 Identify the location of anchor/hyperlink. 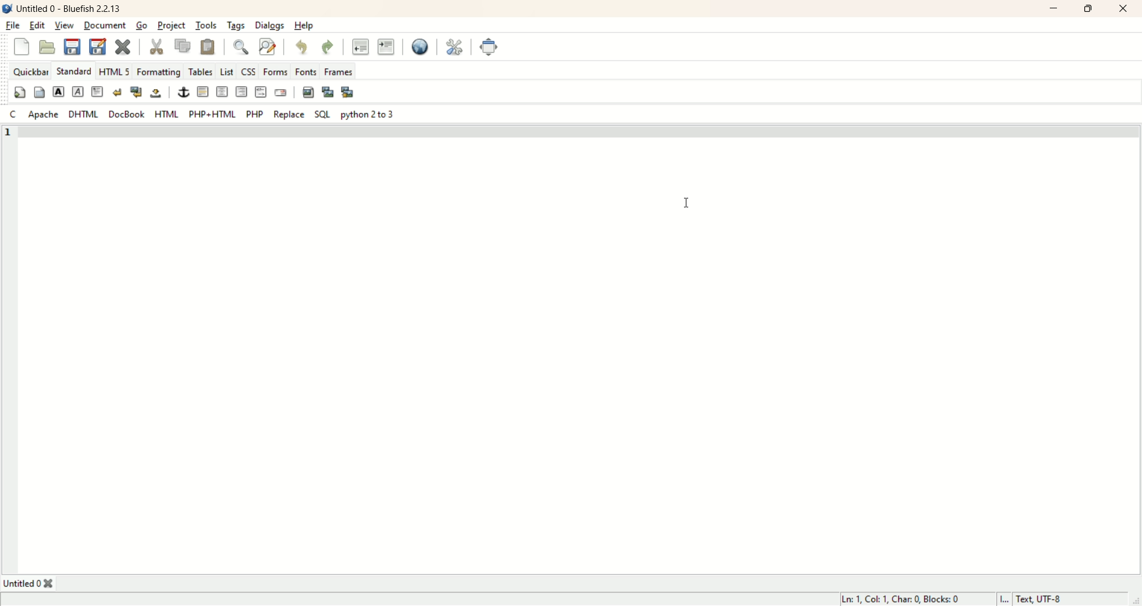
(183, 91).